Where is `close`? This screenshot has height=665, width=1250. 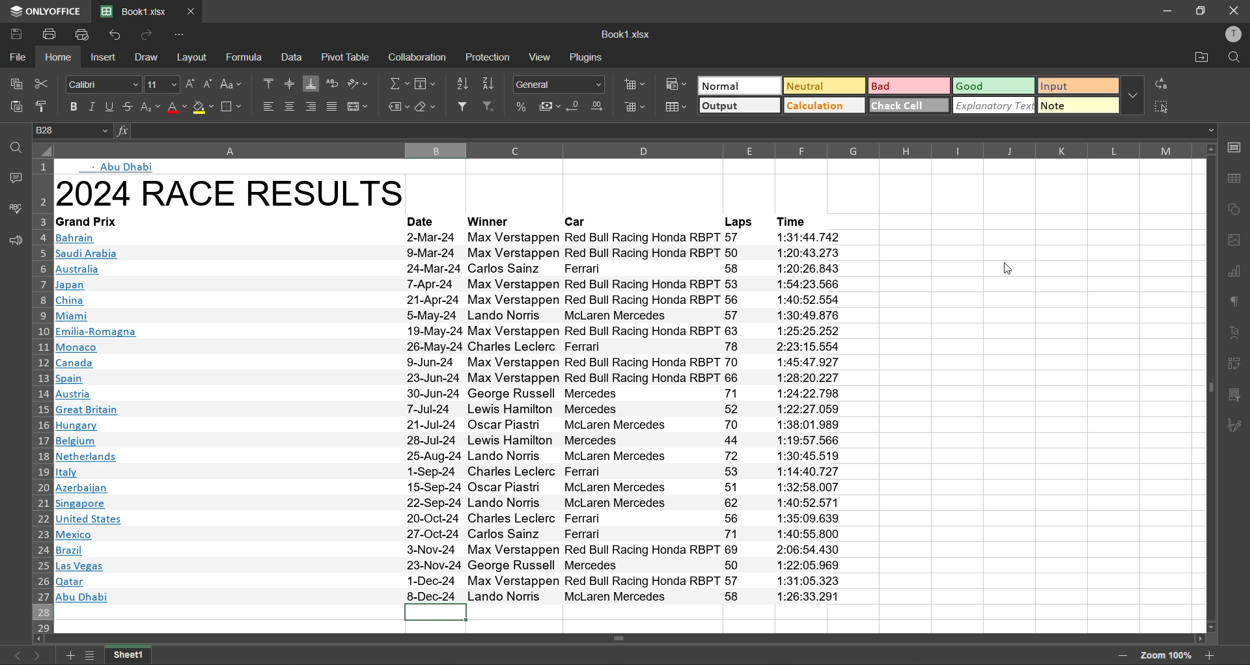
close is located at coordinates (1235, 10).